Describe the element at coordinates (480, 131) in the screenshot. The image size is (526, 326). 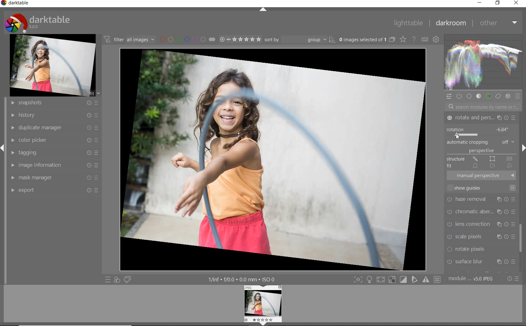
I see `ROTATION` at that location.